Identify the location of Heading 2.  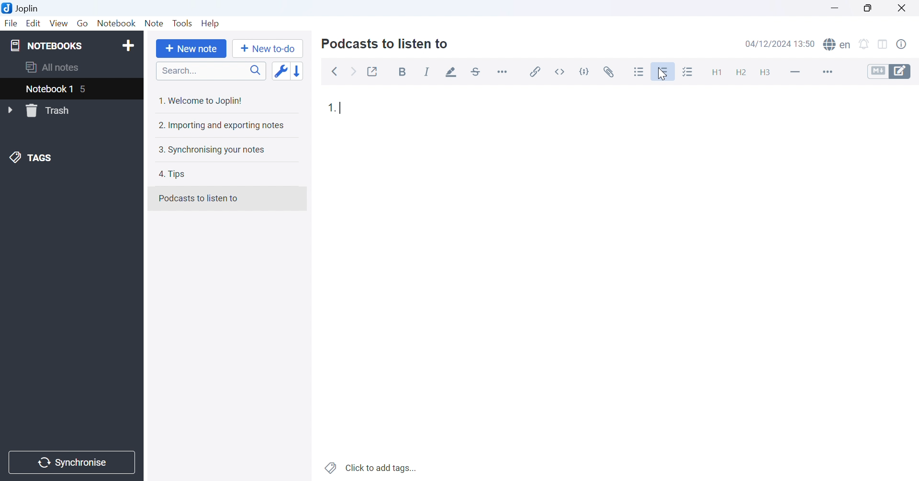
(740, 71).